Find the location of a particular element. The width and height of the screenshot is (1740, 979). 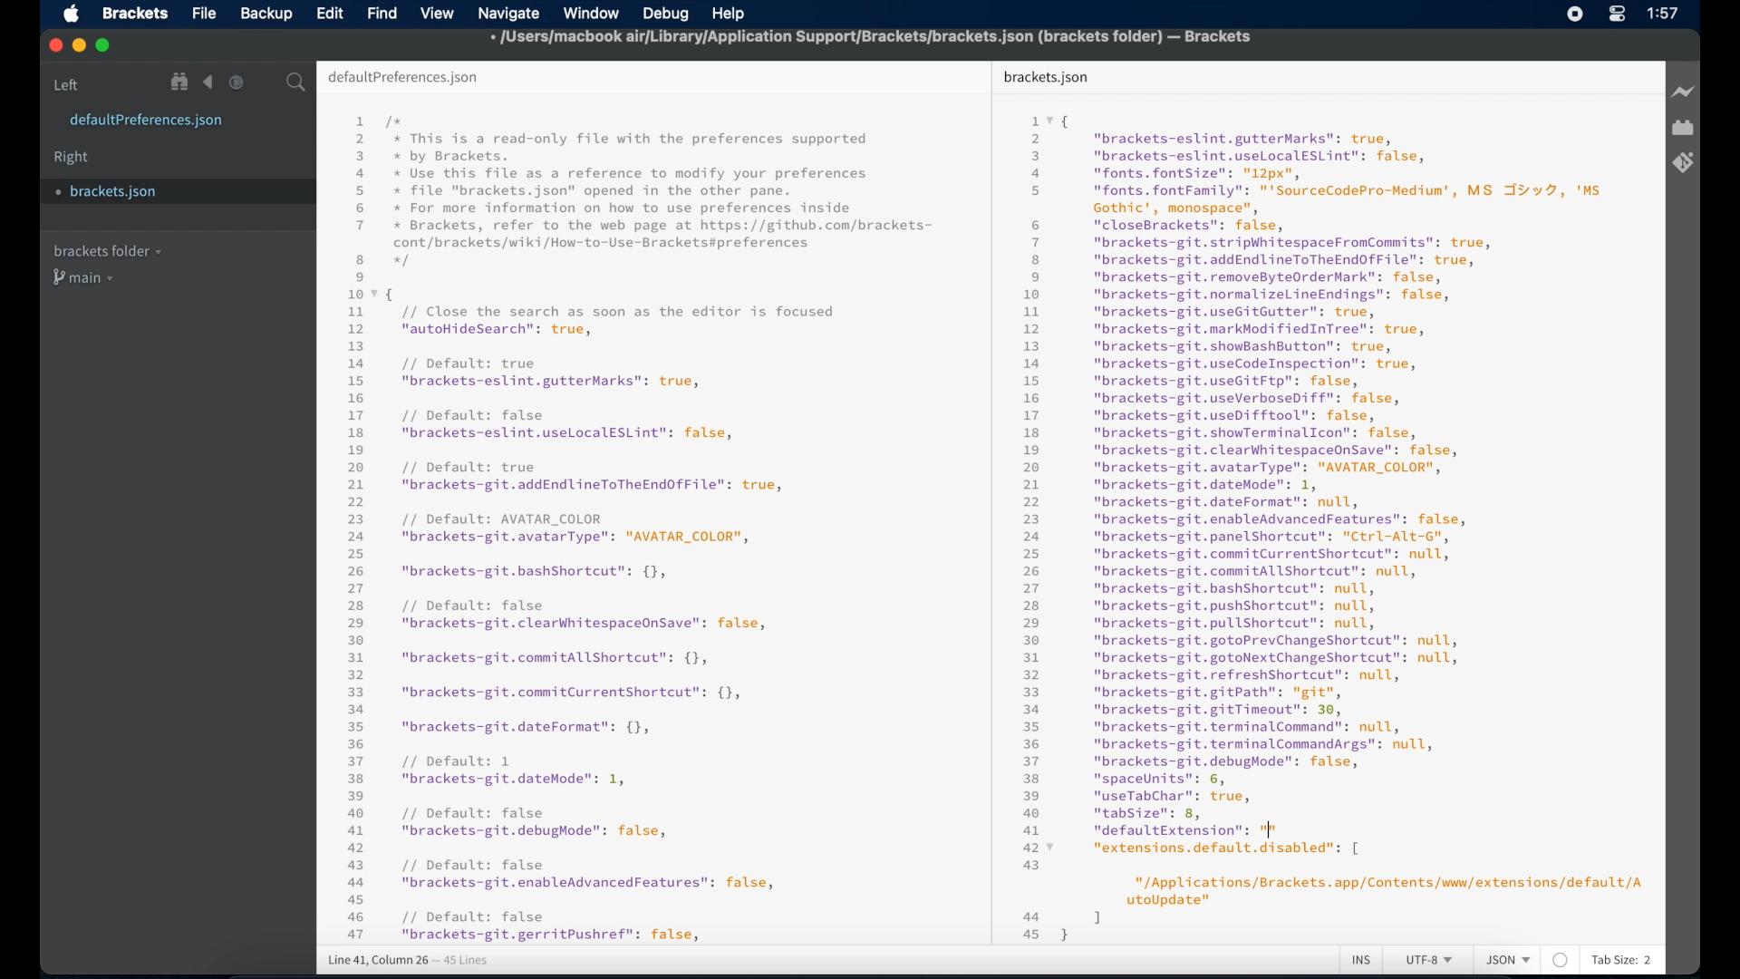

ins is located at coordinates (1362, 961).